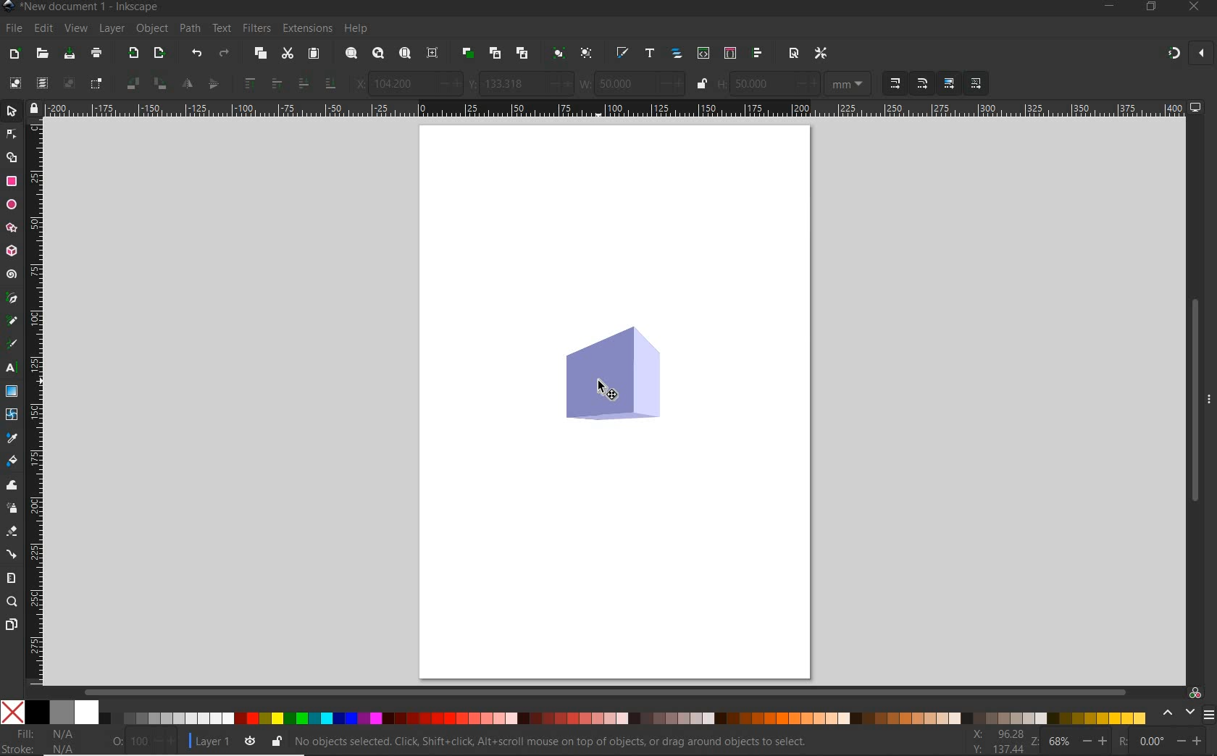 This screenshot has height=756, width=1217. What do you see at coordinates (249, 85) in the screenshot?
I see `raise selection` at bounding box center [249, 85].